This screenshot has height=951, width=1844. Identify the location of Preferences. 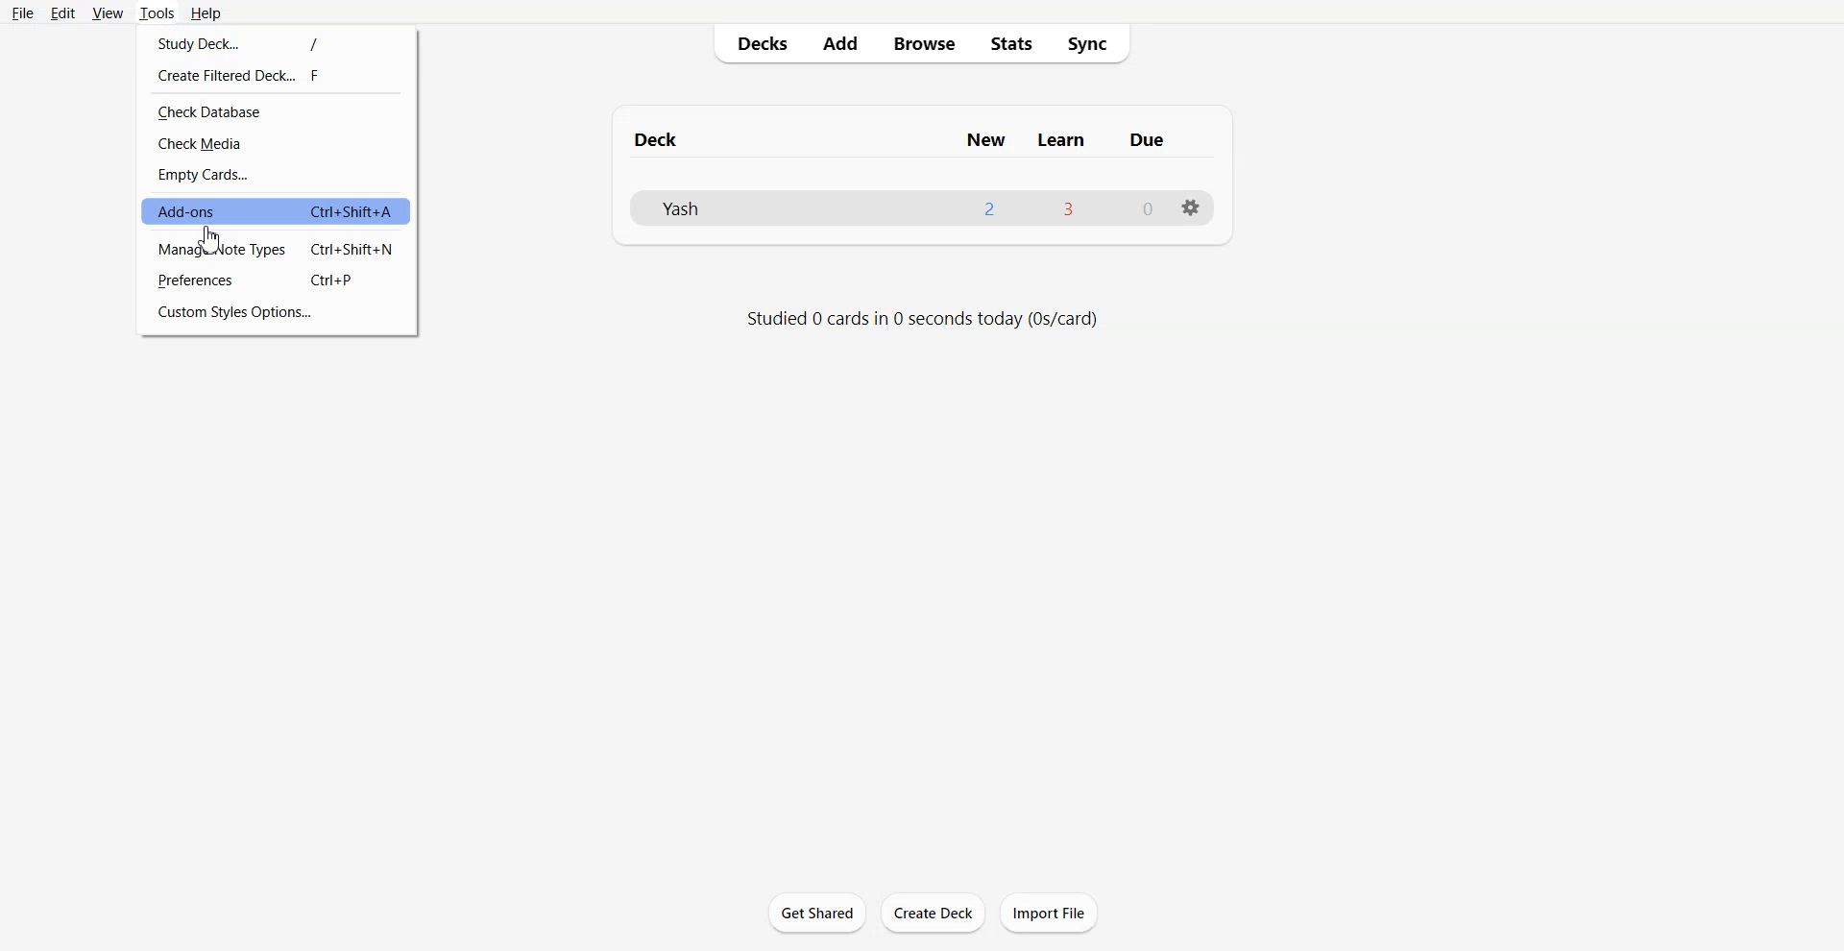
(277, 280).